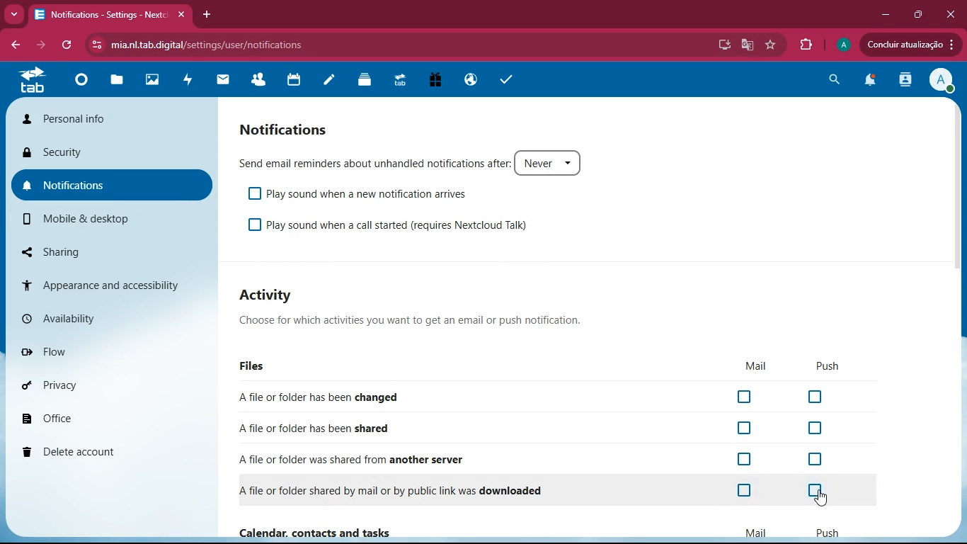  I want to click on off, so click(816, 494).